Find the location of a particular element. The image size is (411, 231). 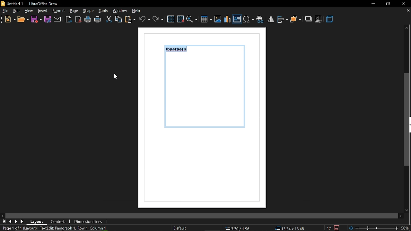

print is located at coordinates (98, 20).